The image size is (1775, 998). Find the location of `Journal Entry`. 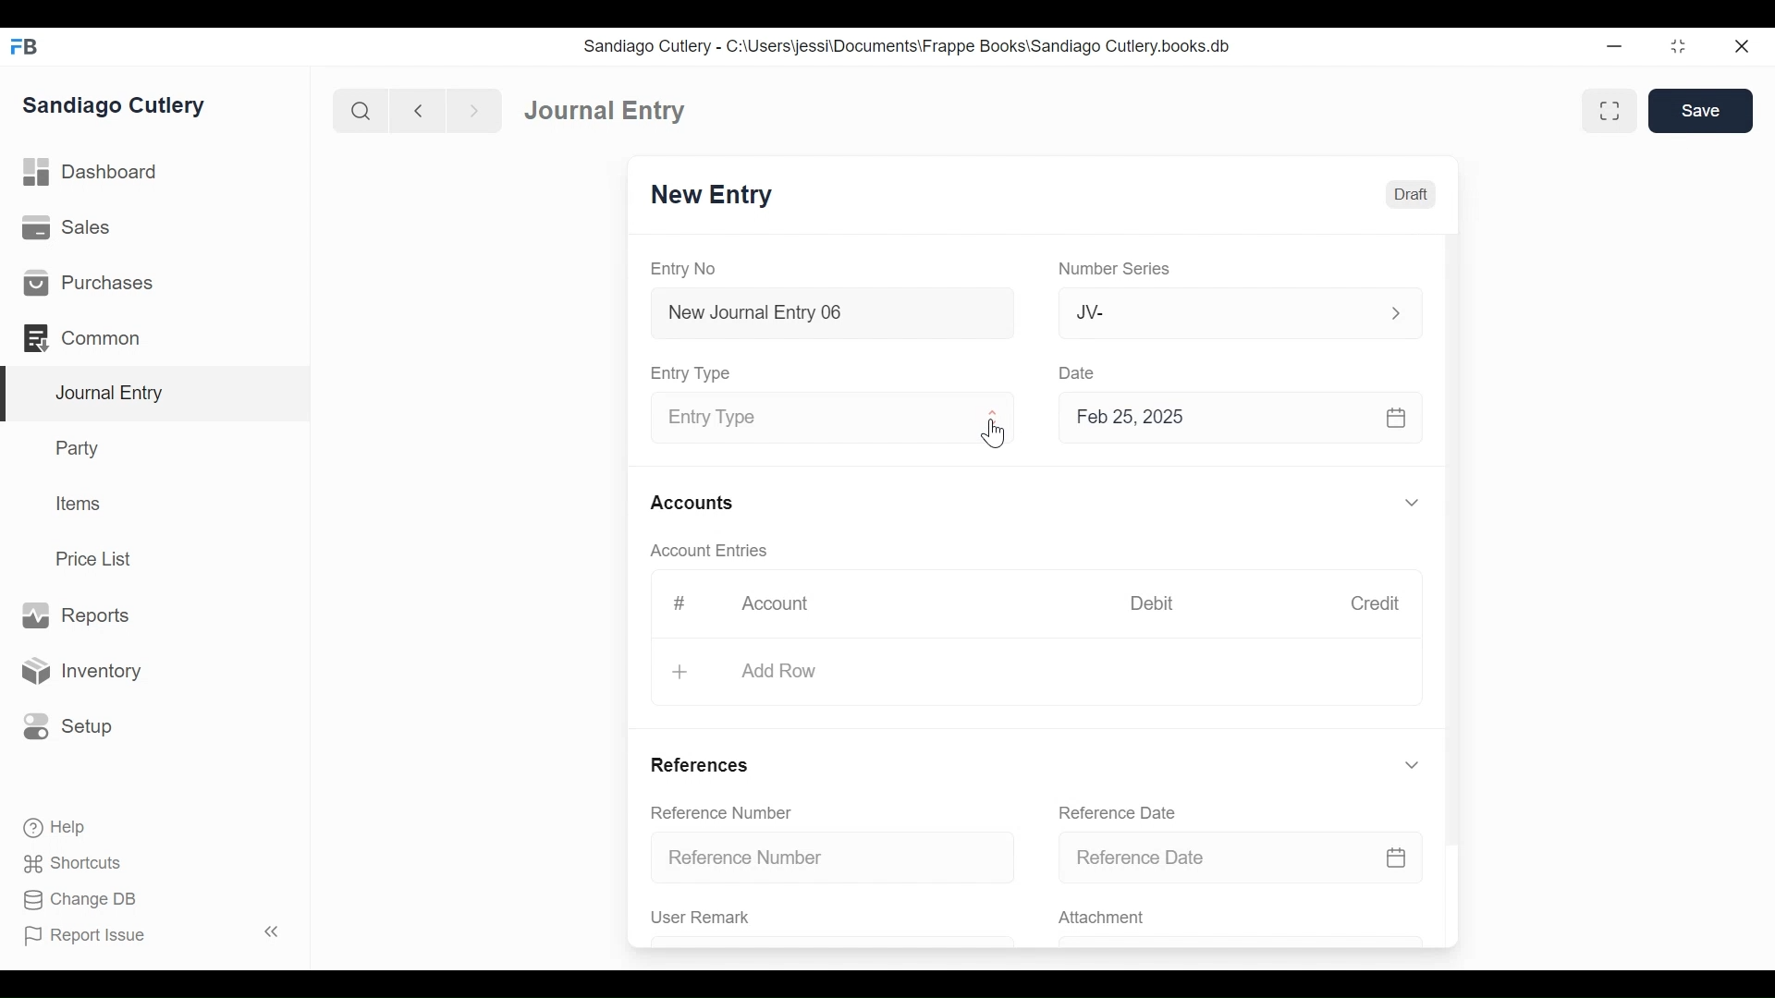

Journal Entry is located at coordinates (156, 395).